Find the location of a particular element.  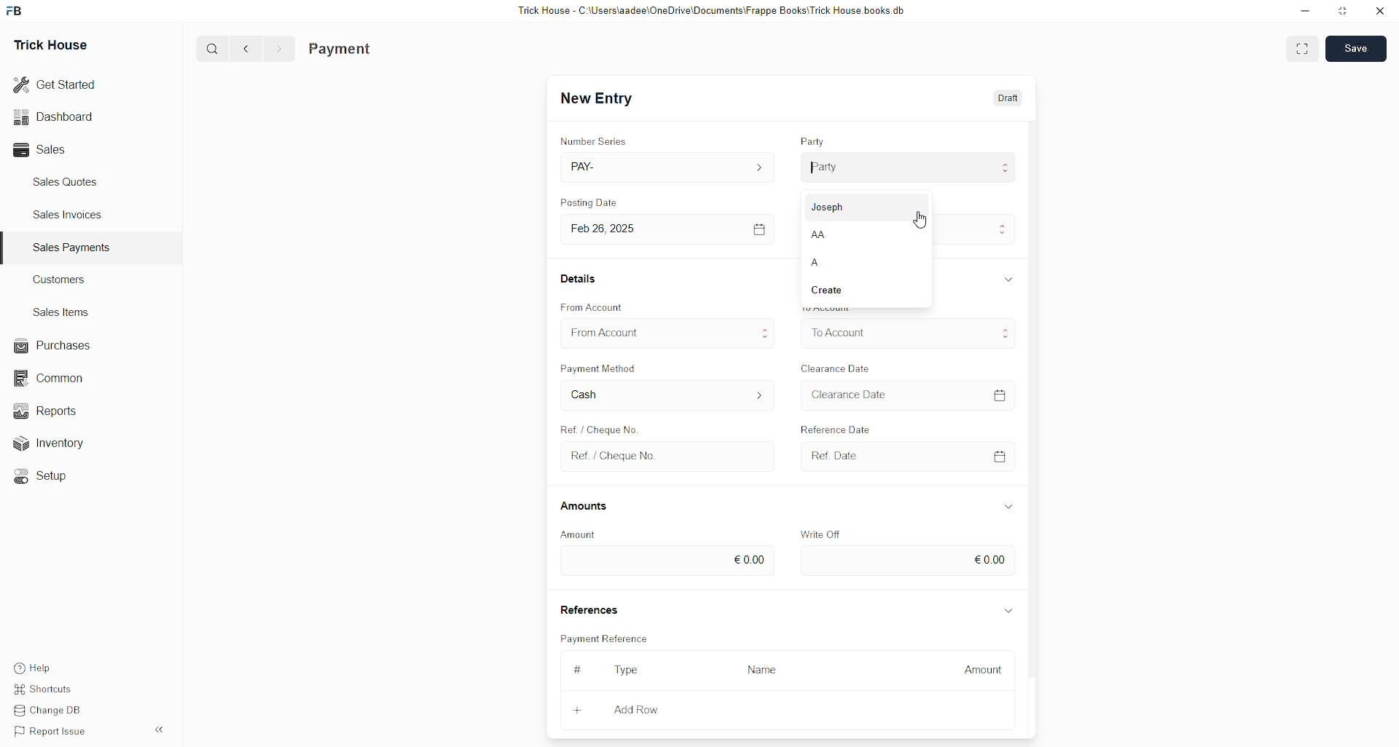

Feb 26, 2025 is located at coordinates (671, 230).